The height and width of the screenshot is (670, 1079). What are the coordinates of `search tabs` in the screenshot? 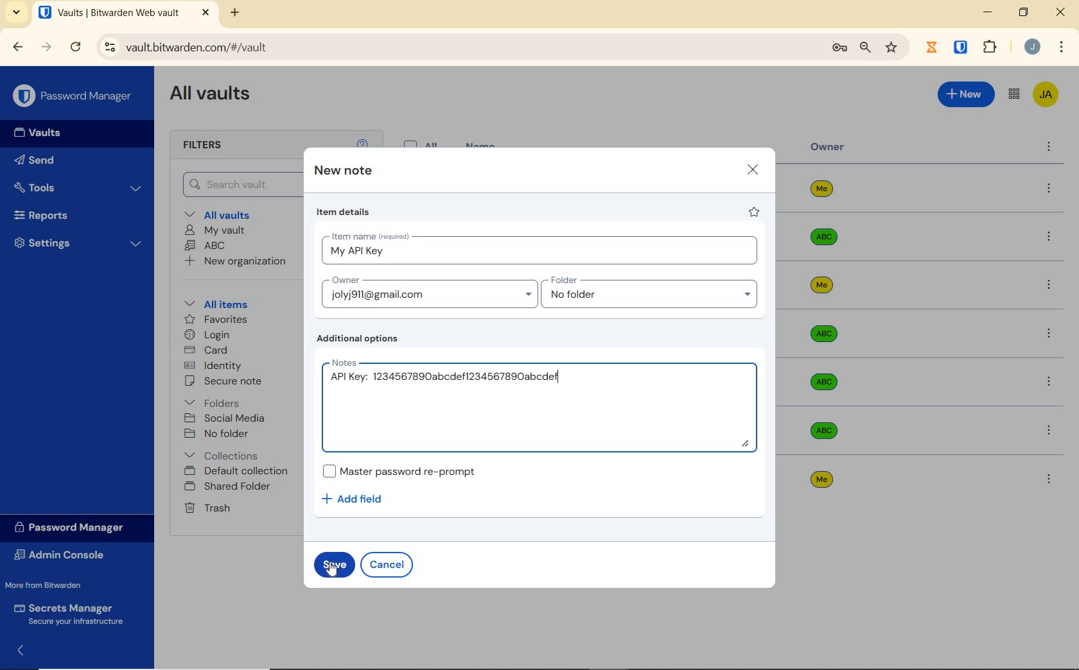 It's located at (17, 12).